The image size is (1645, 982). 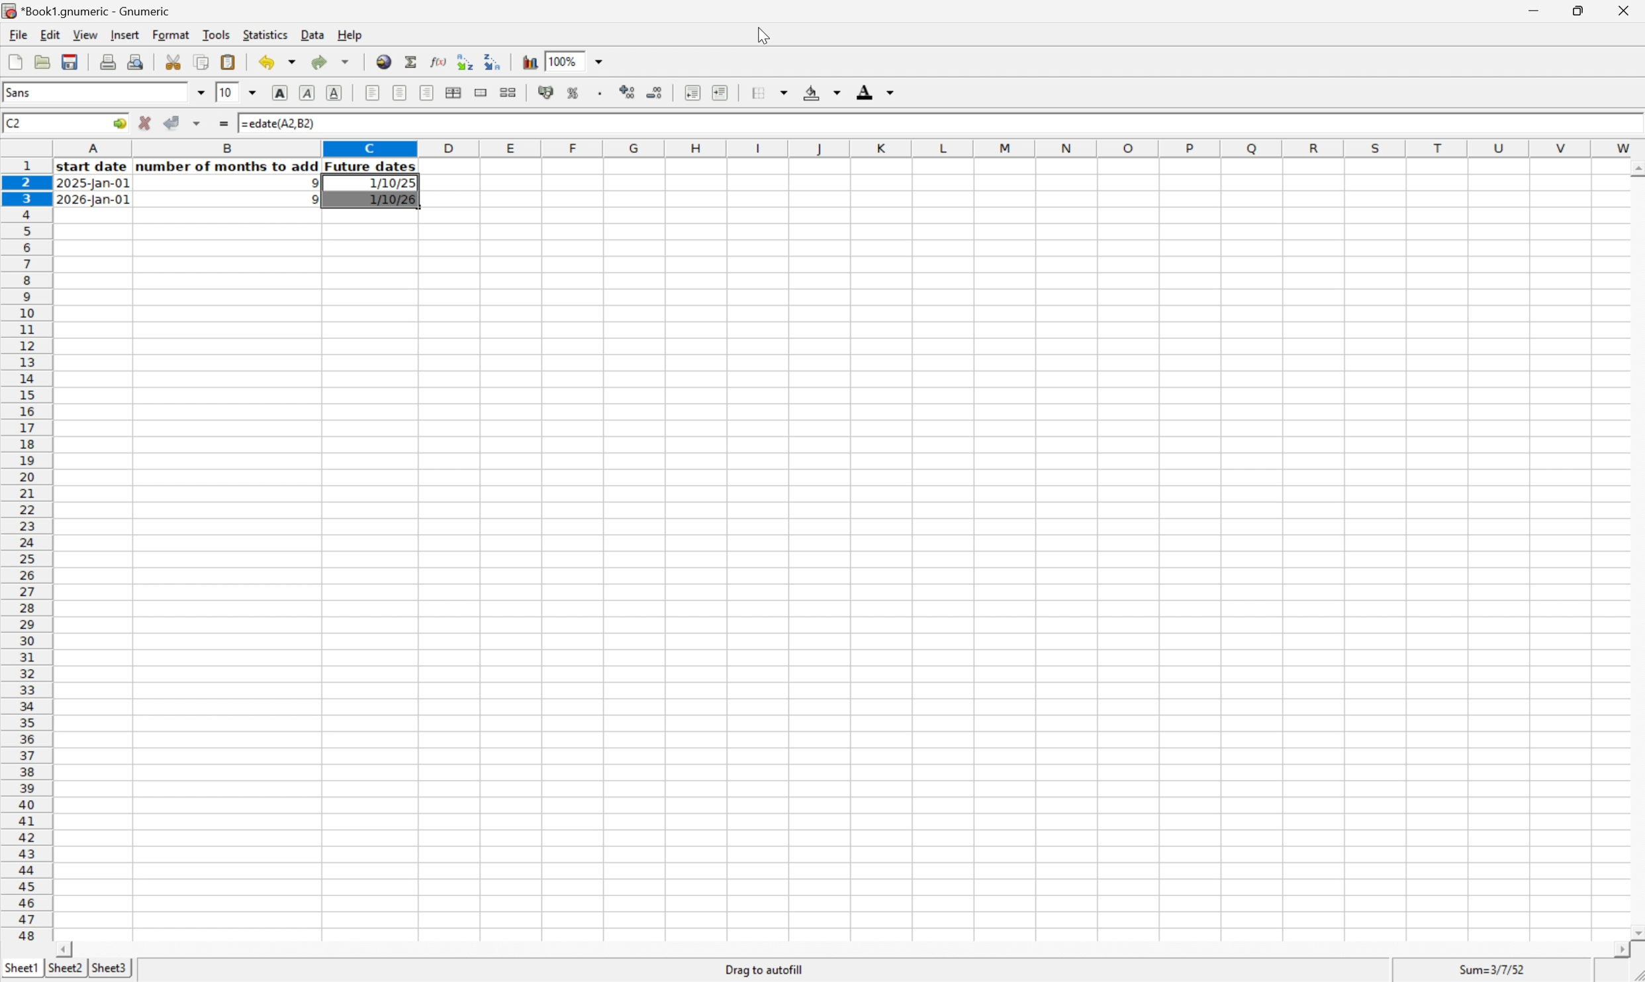 What do you see at coordinates (478, 91) in the screenshot?
I see `Merge a range of cells` at bounding box center [478, 91].